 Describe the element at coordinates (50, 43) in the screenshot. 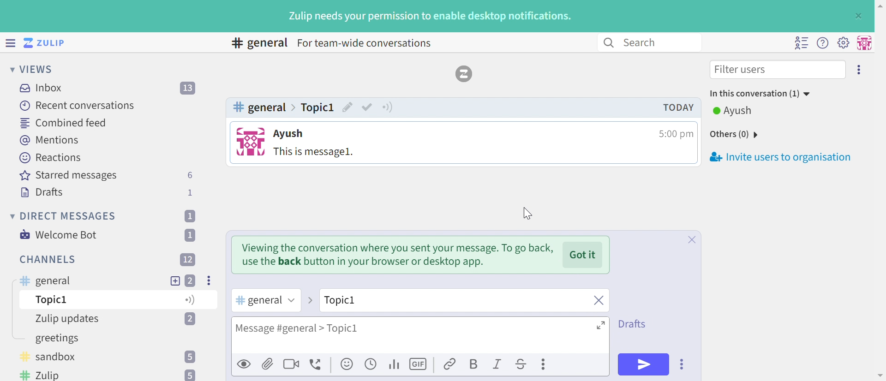

I see `ZULIP` at that location.